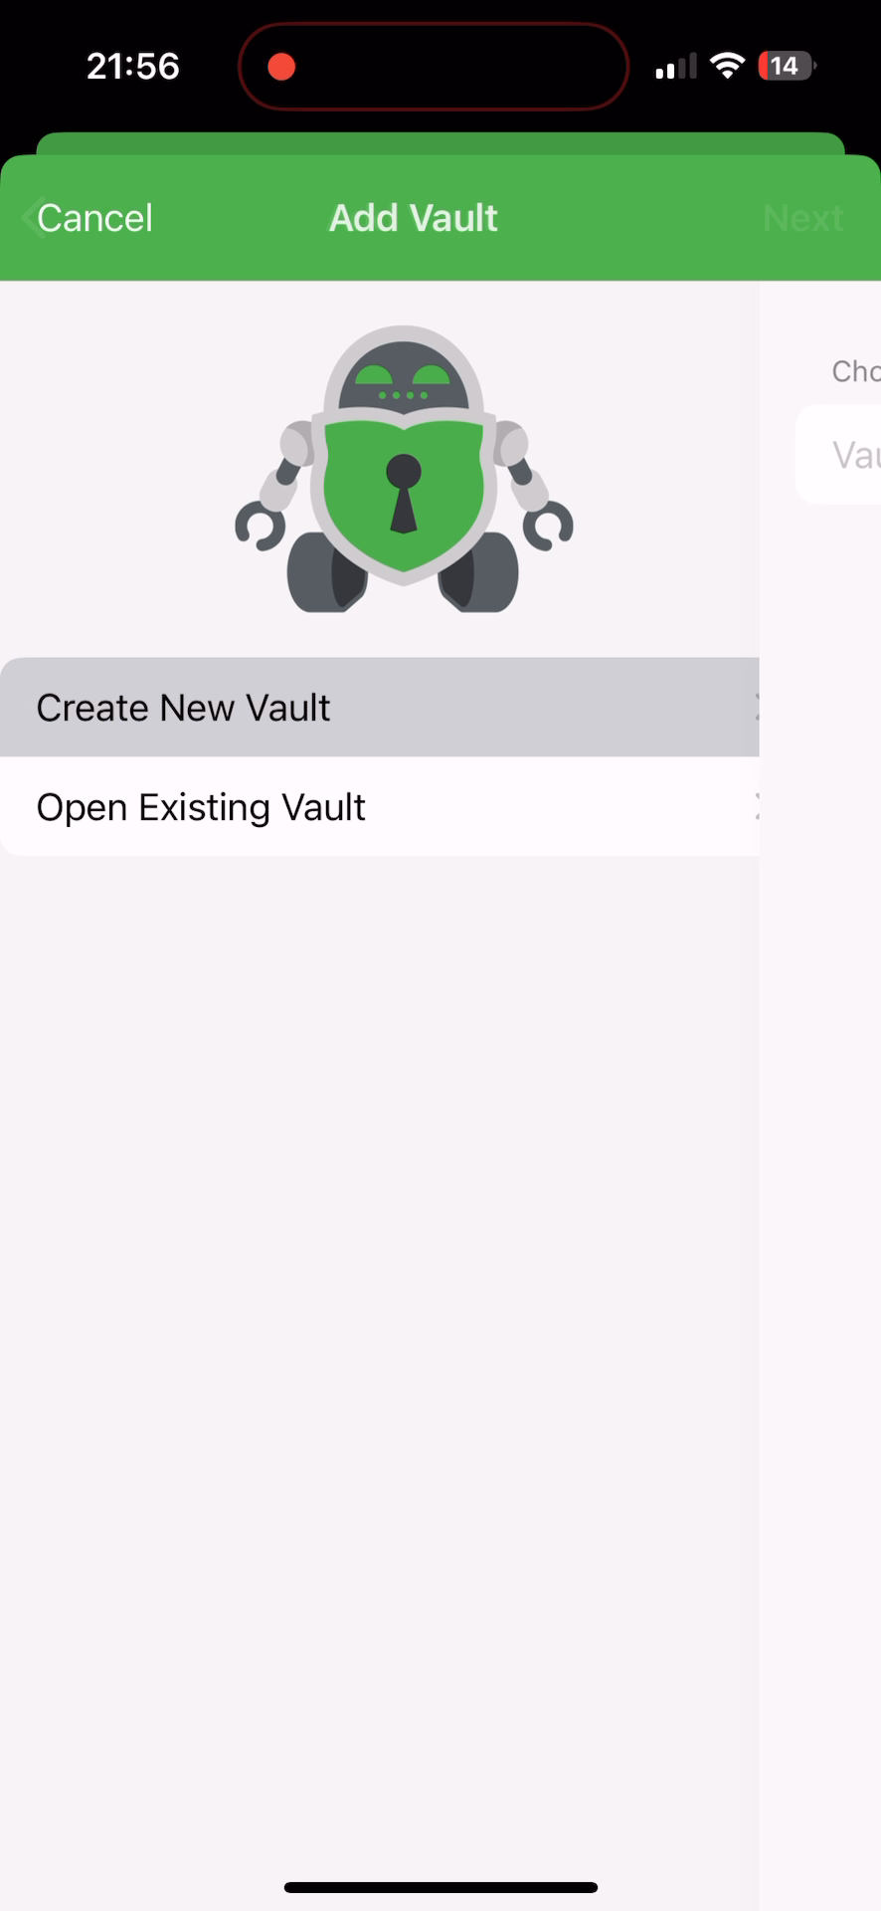 The height and width of the screenshot is (1911, 881). What do you see at coordinates (409, 217) in the screenshot?
I see `add vault` at bounding box center [409, 217].